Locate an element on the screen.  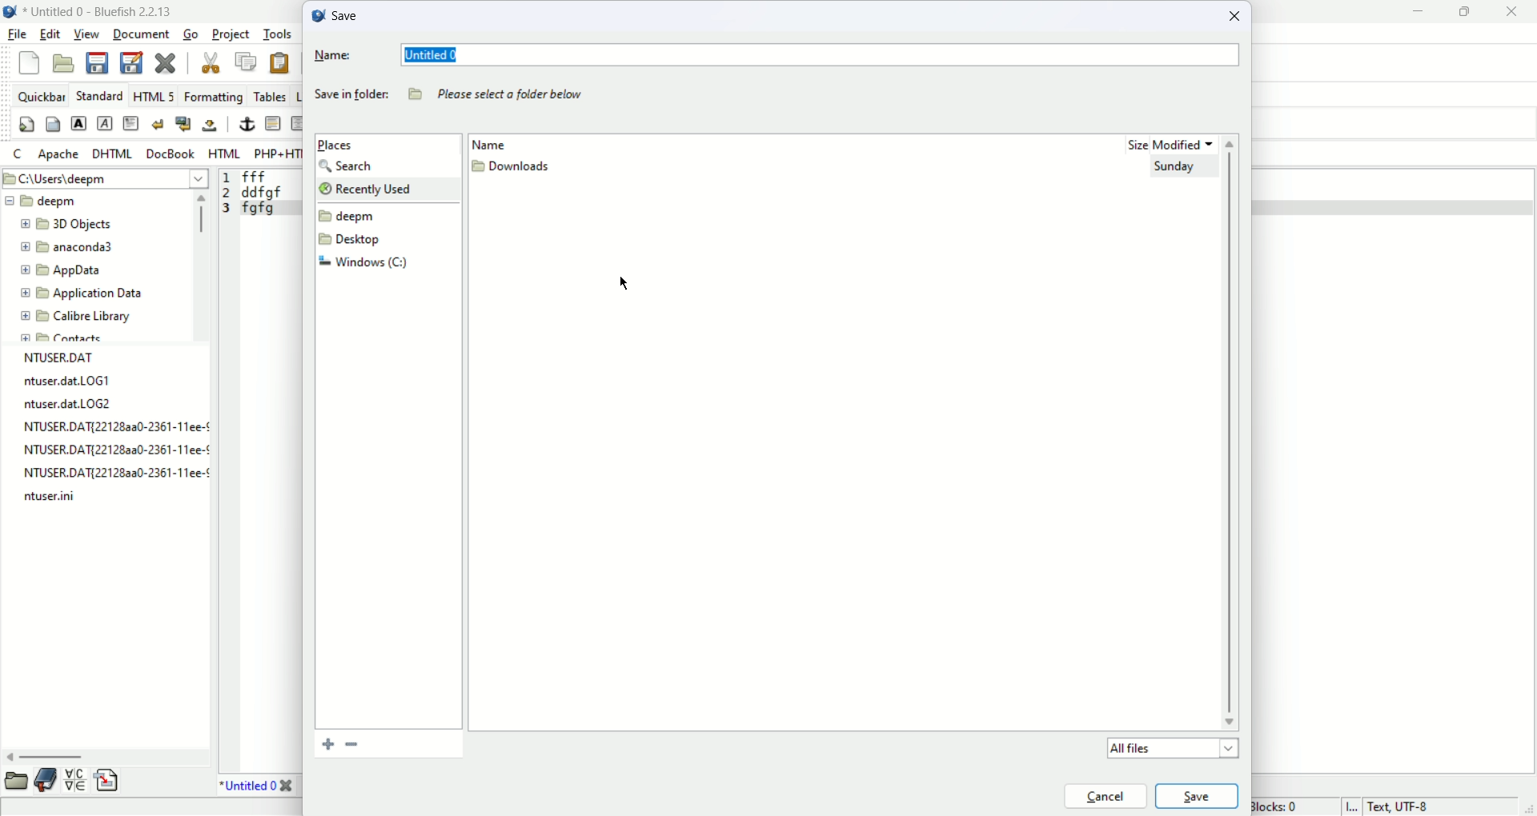
day is located at coordinates (1178, 170).